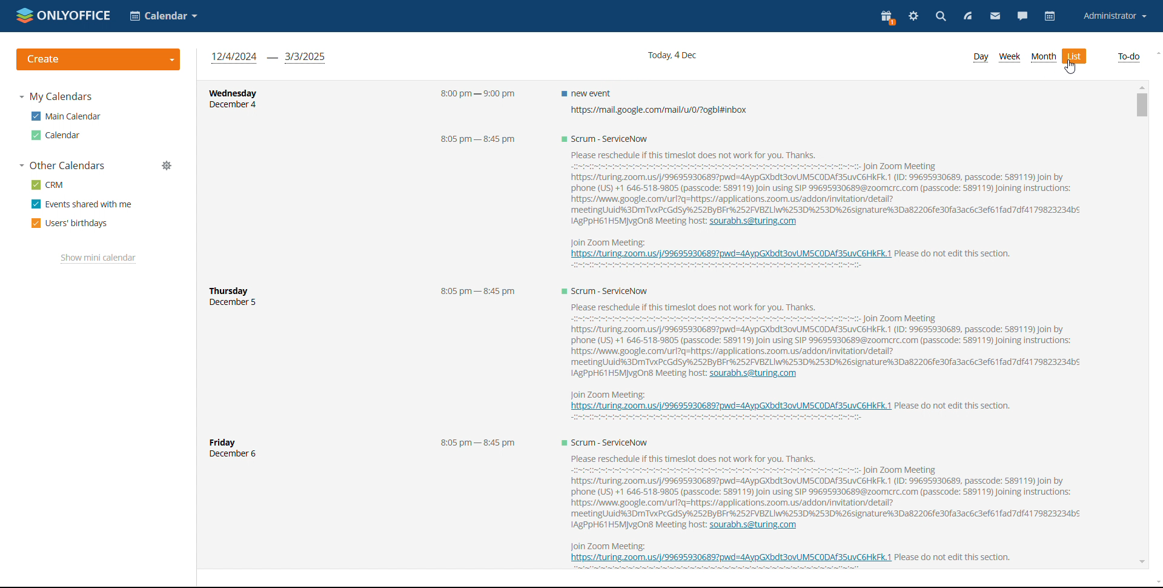  Describe the element at coordinates (165, 16) in the screenshot. I see `select application` at that location.